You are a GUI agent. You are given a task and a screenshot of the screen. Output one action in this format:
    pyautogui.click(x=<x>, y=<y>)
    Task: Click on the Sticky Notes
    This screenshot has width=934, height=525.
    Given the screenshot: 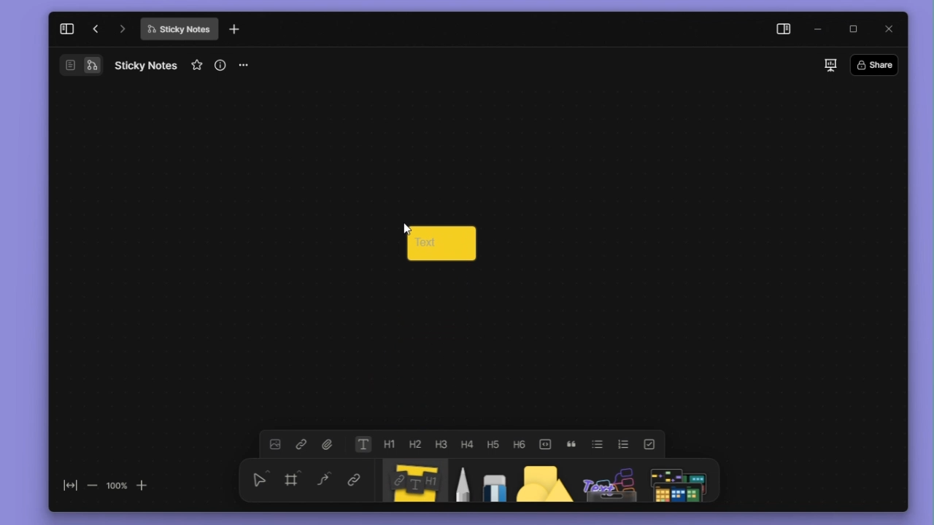 What is the action you would take?
    pyautogui.click(x=149, y=65)
    